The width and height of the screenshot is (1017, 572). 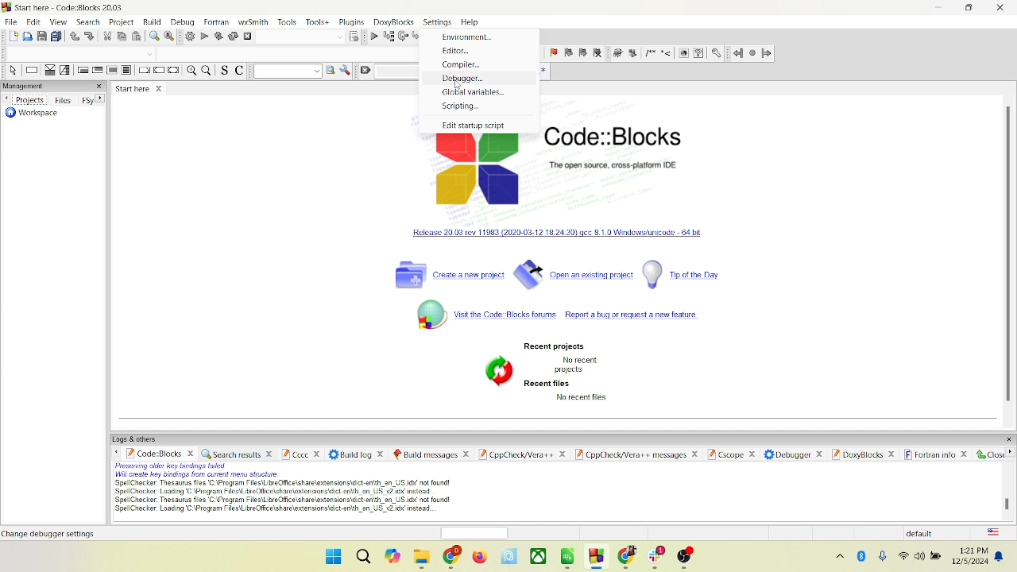 I want to click on cscope, so click(x=735, y=456).